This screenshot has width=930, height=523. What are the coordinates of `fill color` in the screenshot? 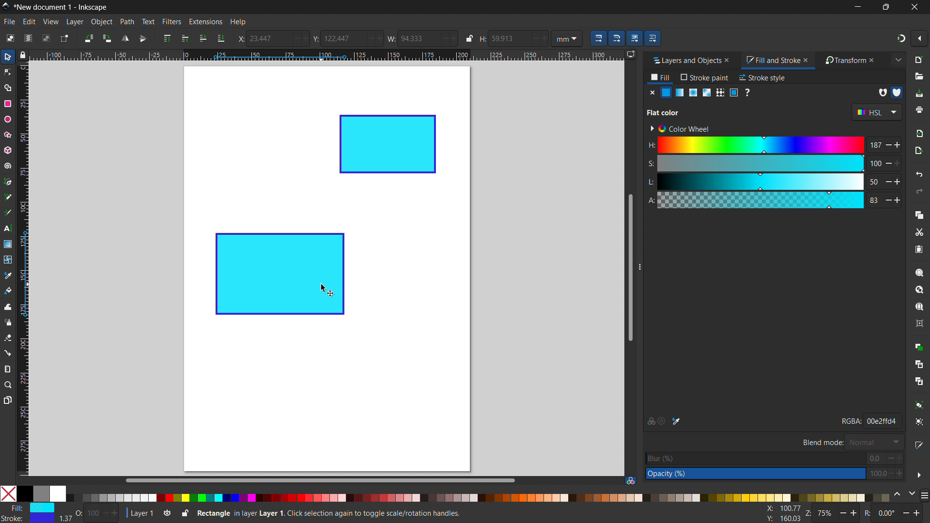 It's located at (666, 92).